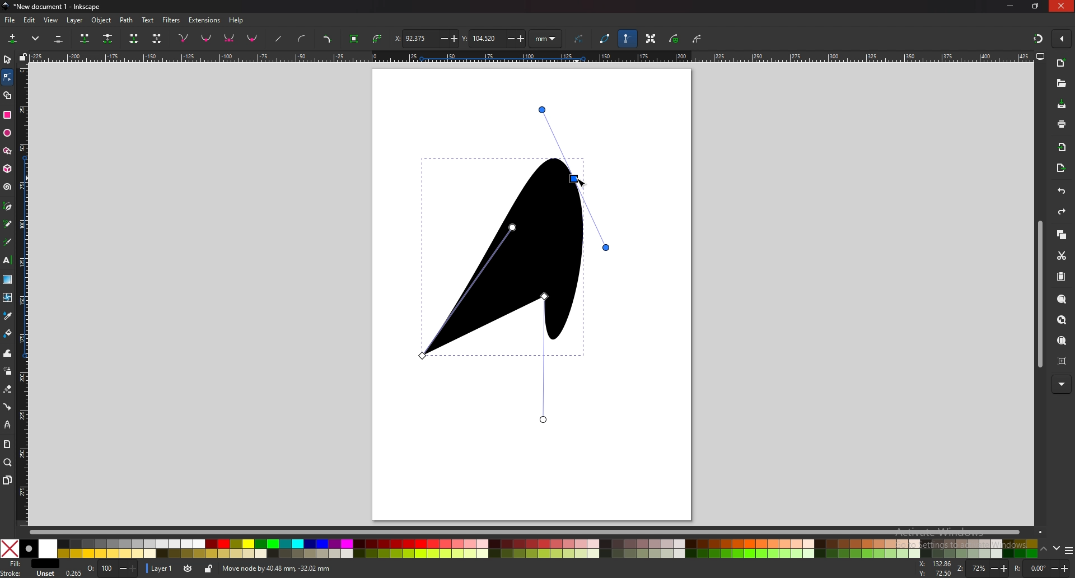  I want to click on y coordinate, so click(494, 38).